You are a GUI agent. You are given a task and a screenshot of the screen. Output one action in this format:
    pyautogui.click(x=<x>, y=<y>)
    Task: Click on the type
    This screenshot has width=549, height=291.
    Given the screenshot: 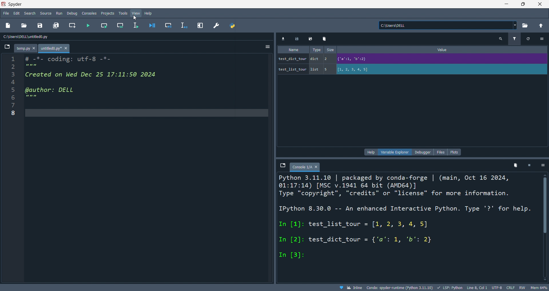 What is the action you would take?
    pyautogui.click(x=315, y=49)
    